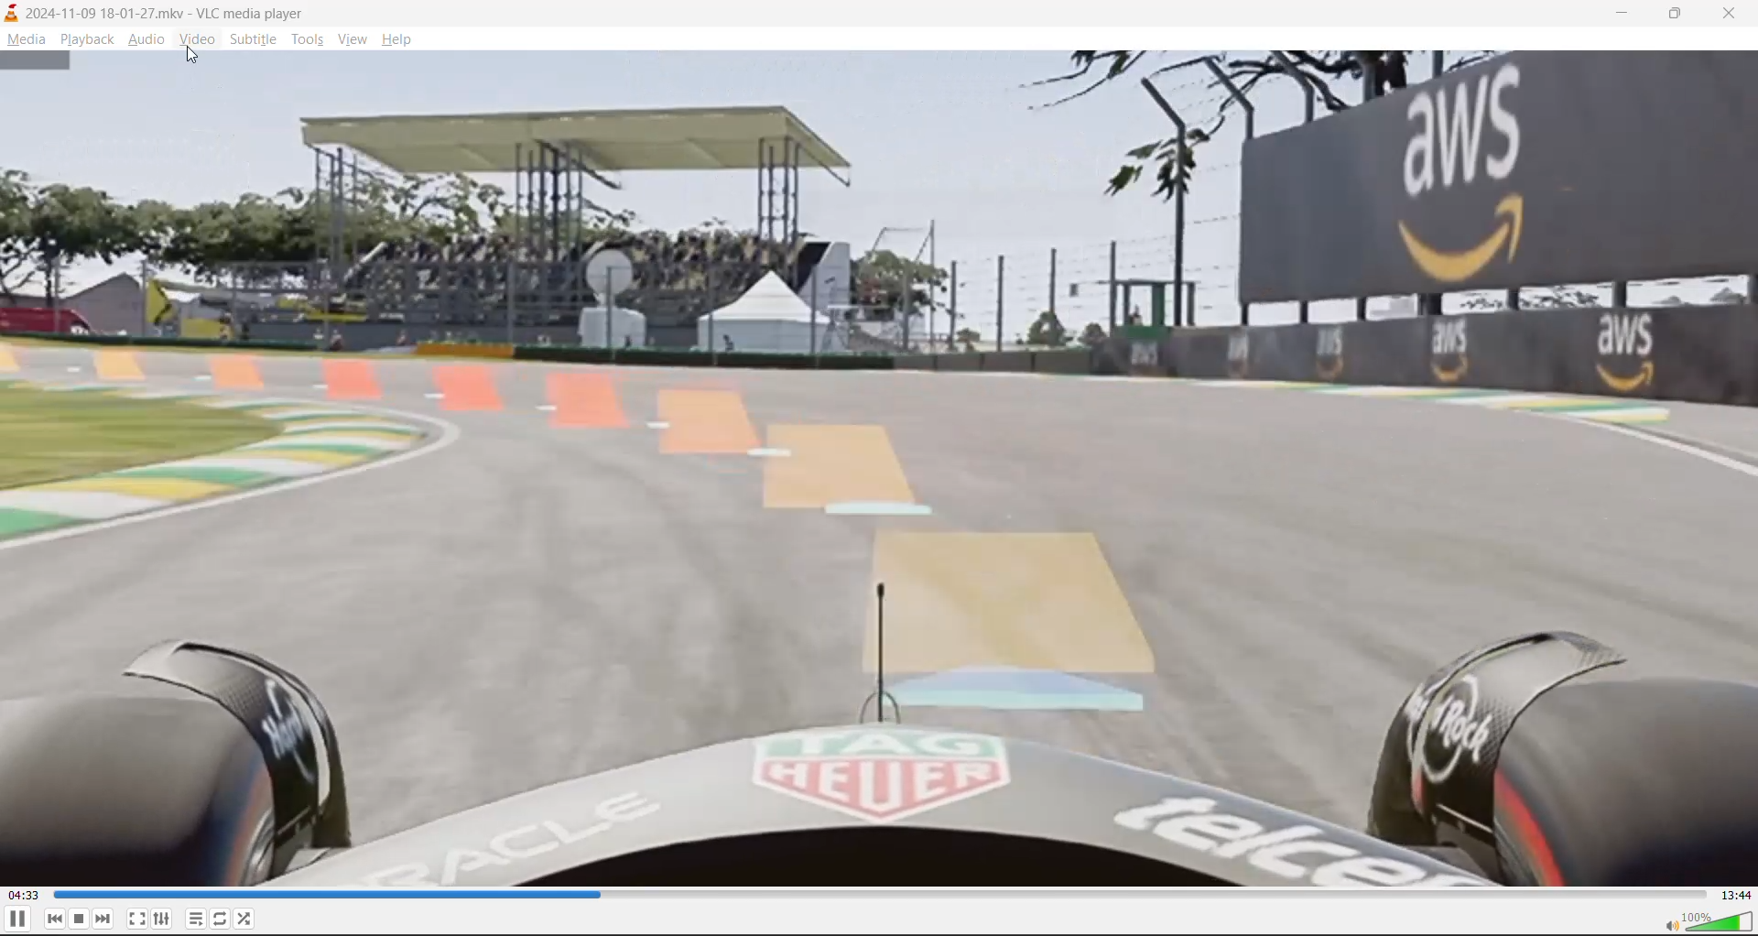  What do you see at coordinates (250, 918) in the screenshot?
I see `random` at bounding box center [250, 918].